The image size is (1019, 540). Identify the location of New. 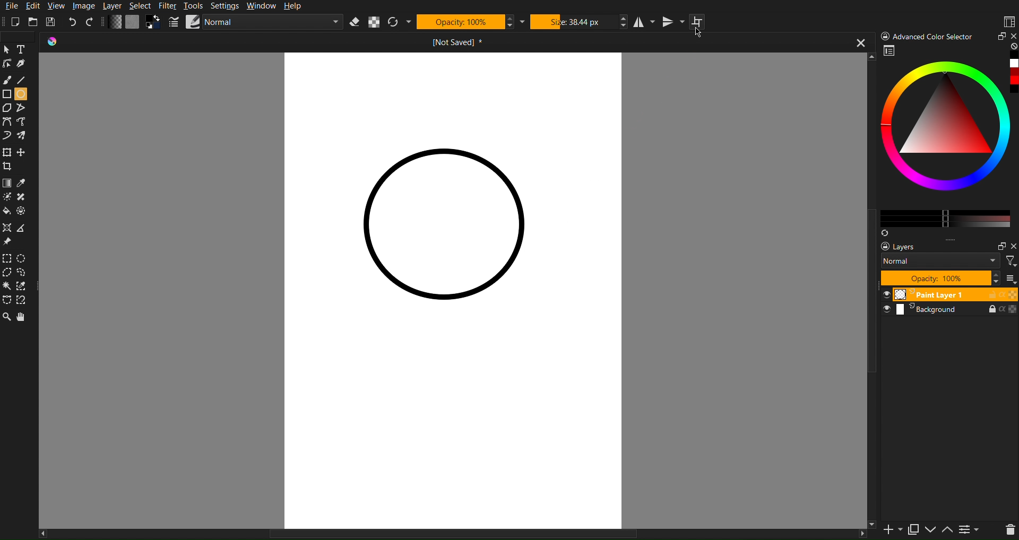
(21, 22).